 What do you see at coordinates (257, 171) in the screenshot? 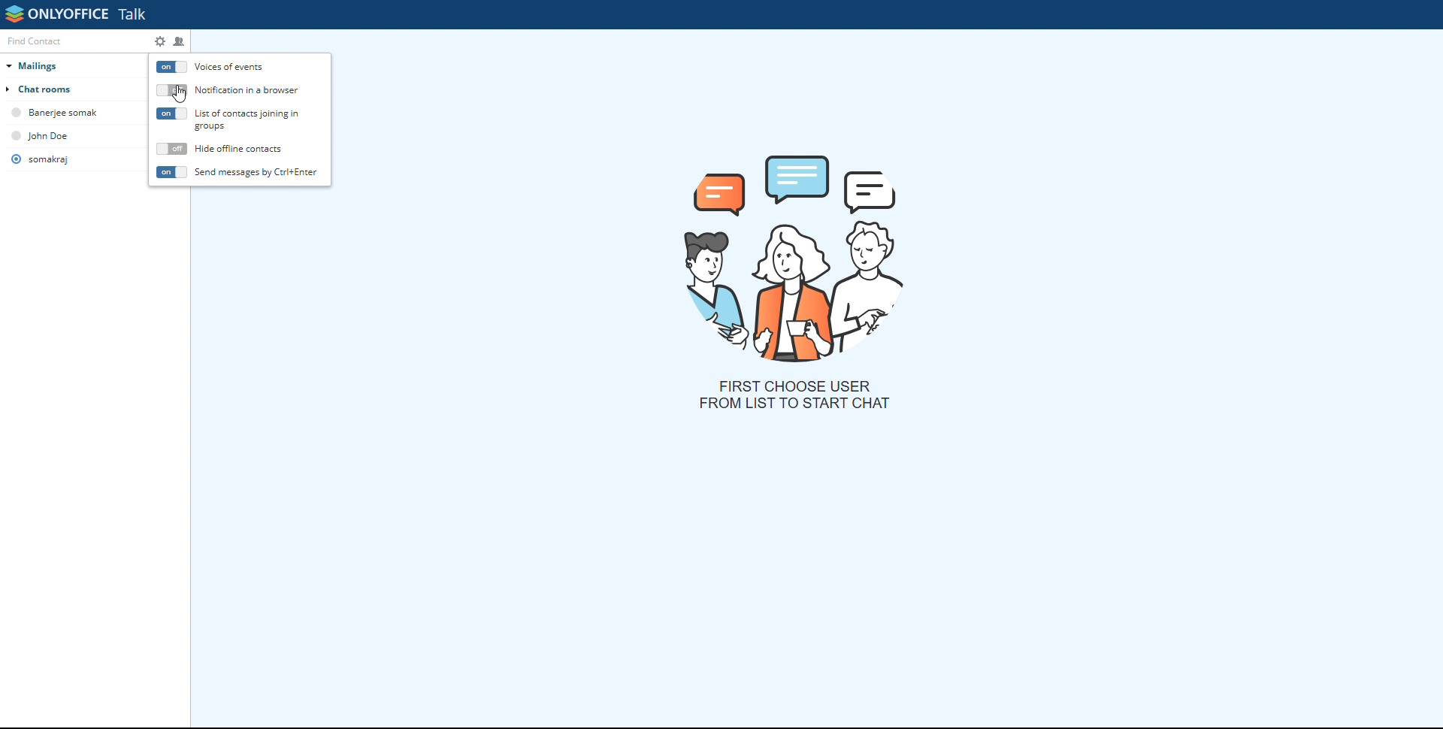
I see `send messages by Ctrl+Enter` at bounding box center [257, 171].